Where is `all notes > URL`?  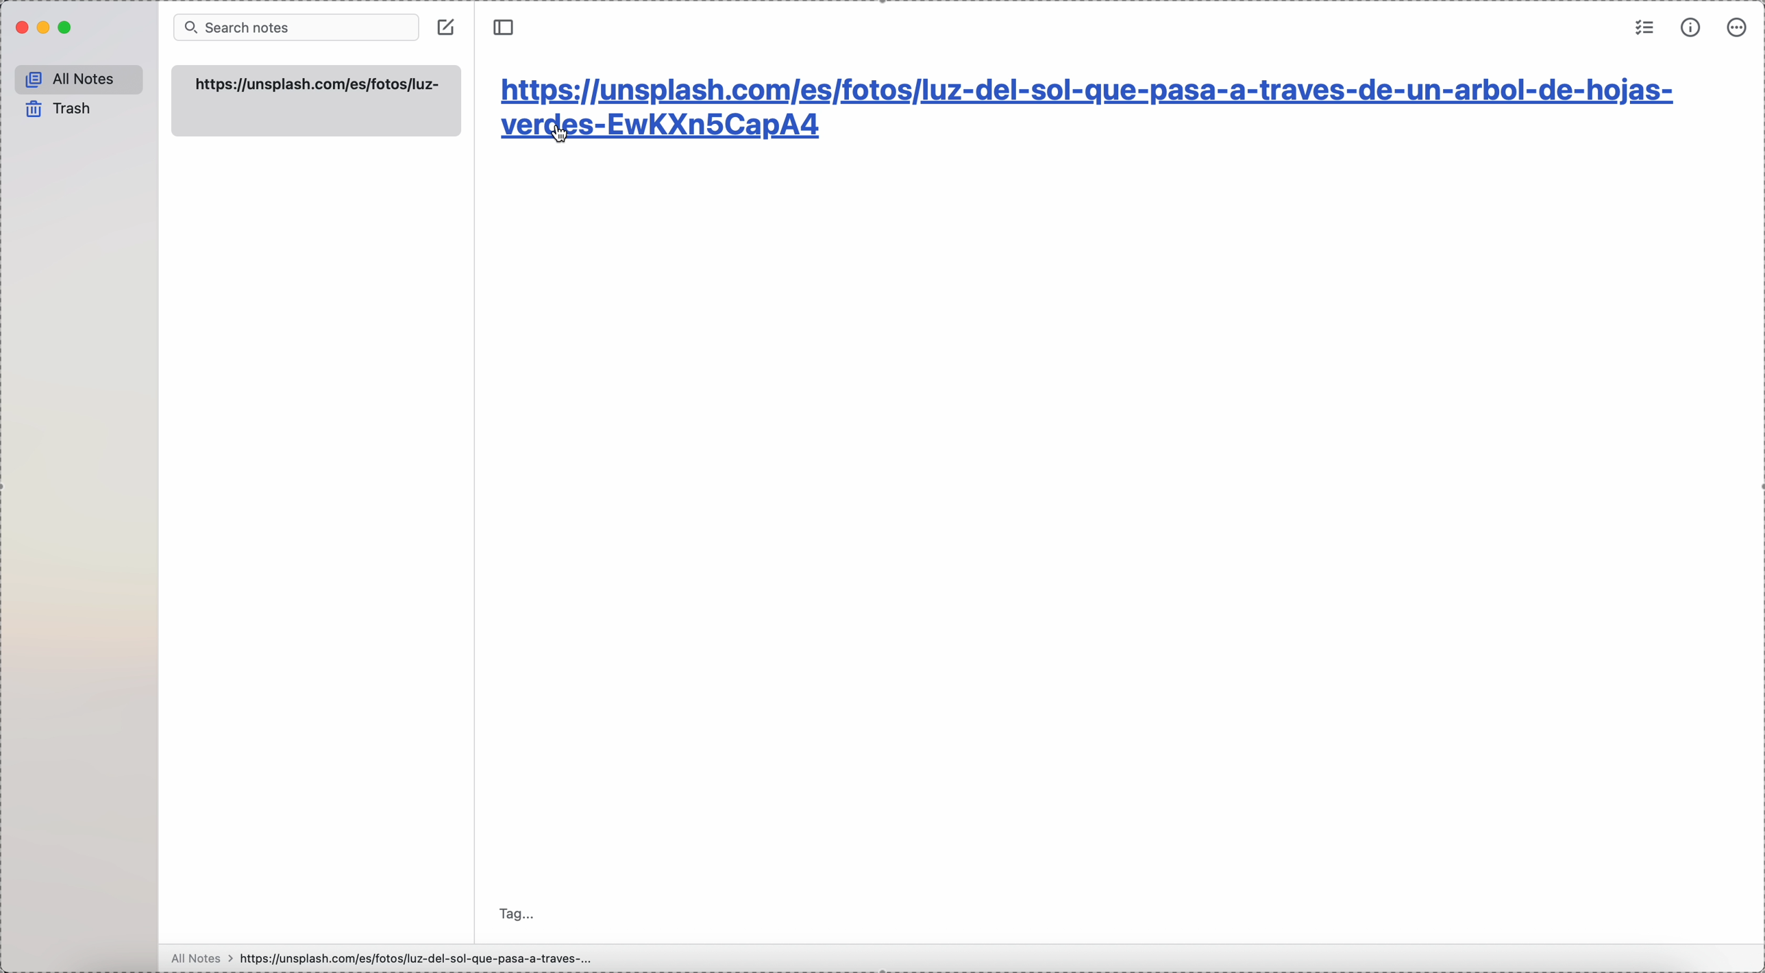 all notes > URL is located at coordinates (378, 958).